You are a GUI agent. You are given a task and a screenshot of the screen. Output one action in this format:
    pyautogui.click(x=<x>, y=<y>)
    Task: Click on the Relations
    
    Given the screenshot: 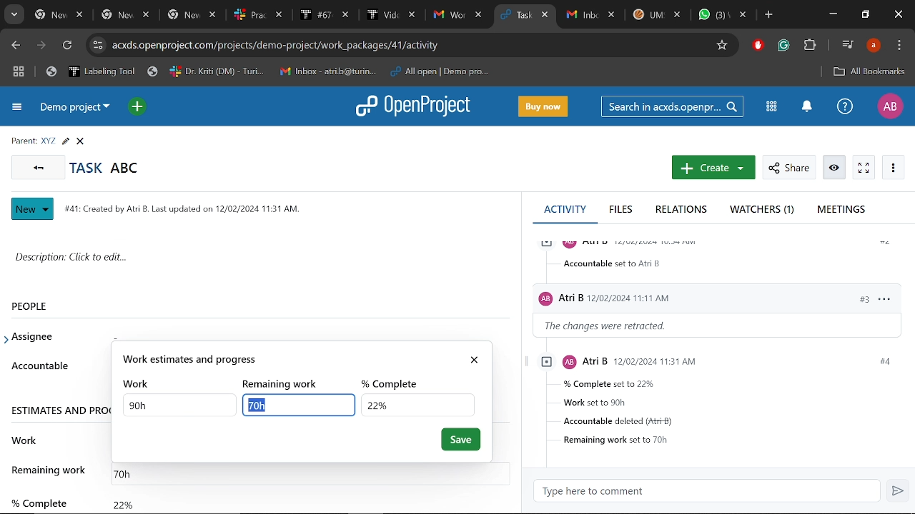 What is the action you would take?
    pyautogui.click(x=681, y=211)
    